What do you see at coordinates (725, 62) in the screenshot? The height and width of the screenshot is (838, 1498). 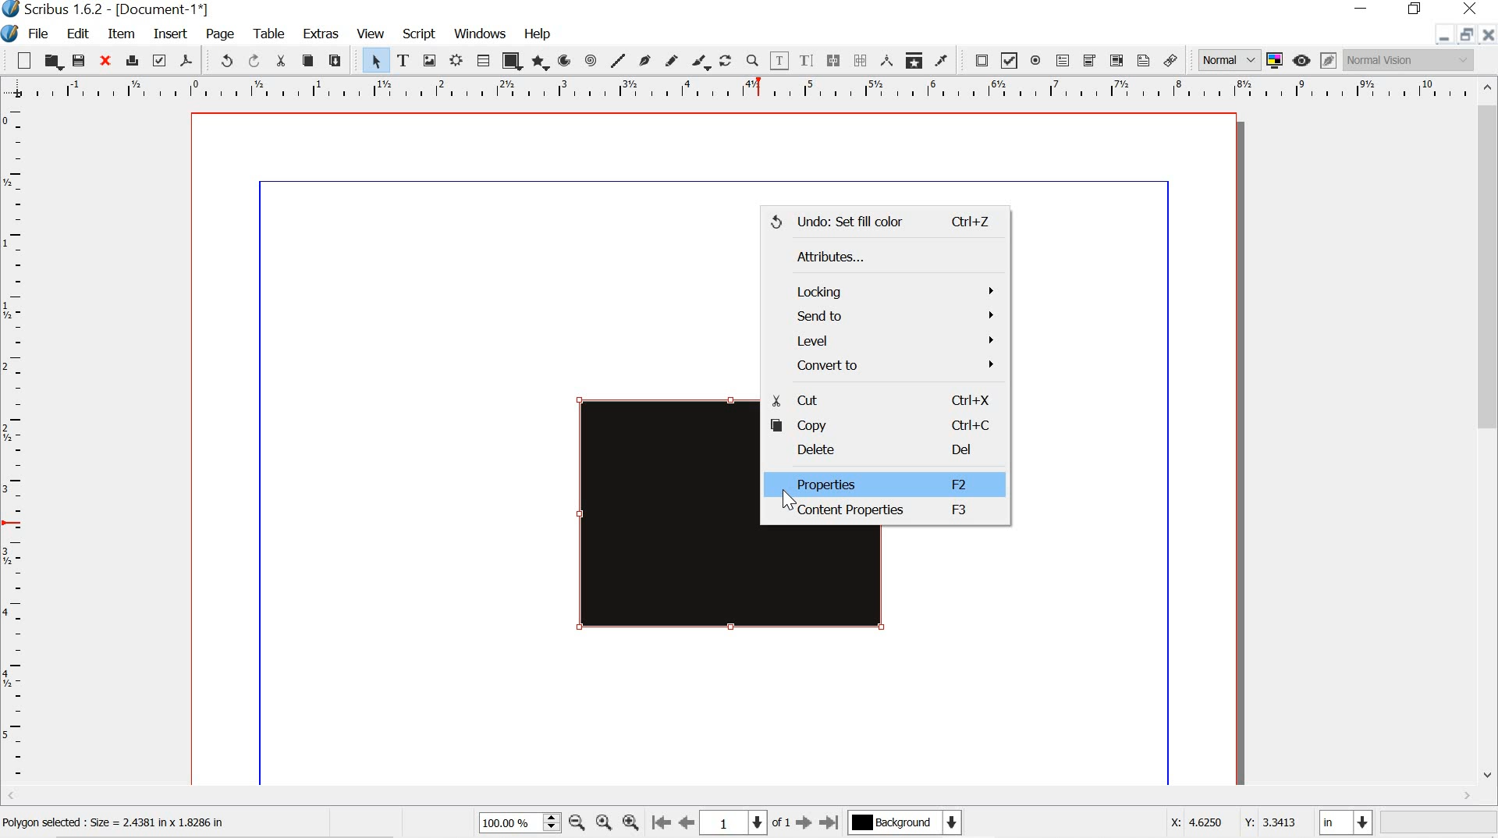 I see `rotate item` at bounding box center [725, 62].